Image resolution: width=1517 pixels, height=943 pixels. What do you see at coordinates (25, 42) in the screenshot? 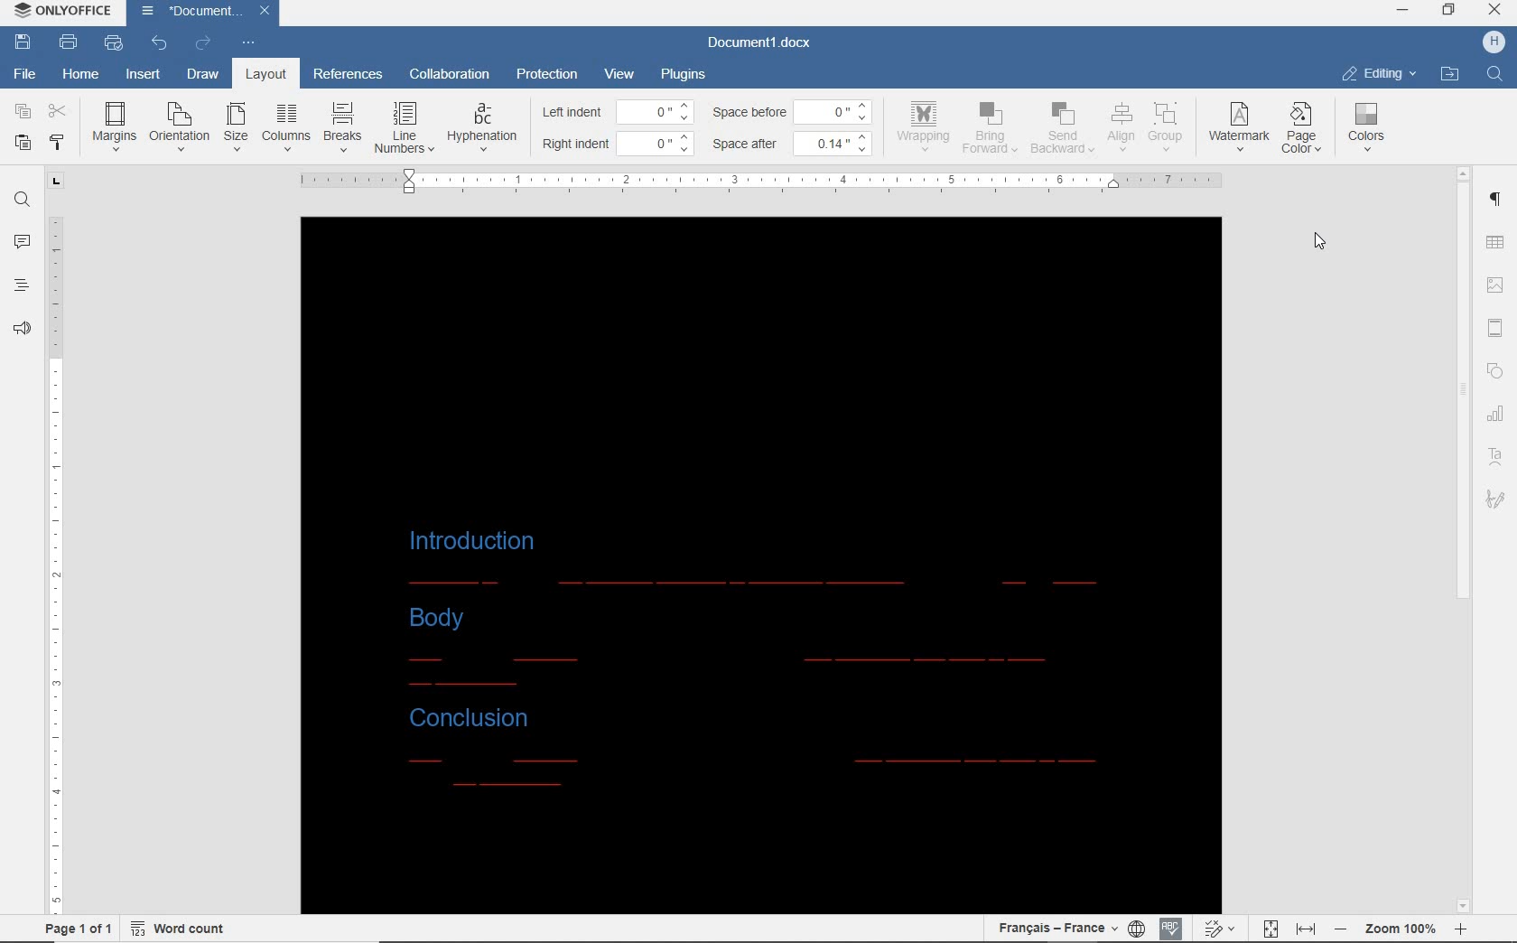
I see `save` at bounding box center [25, 42].